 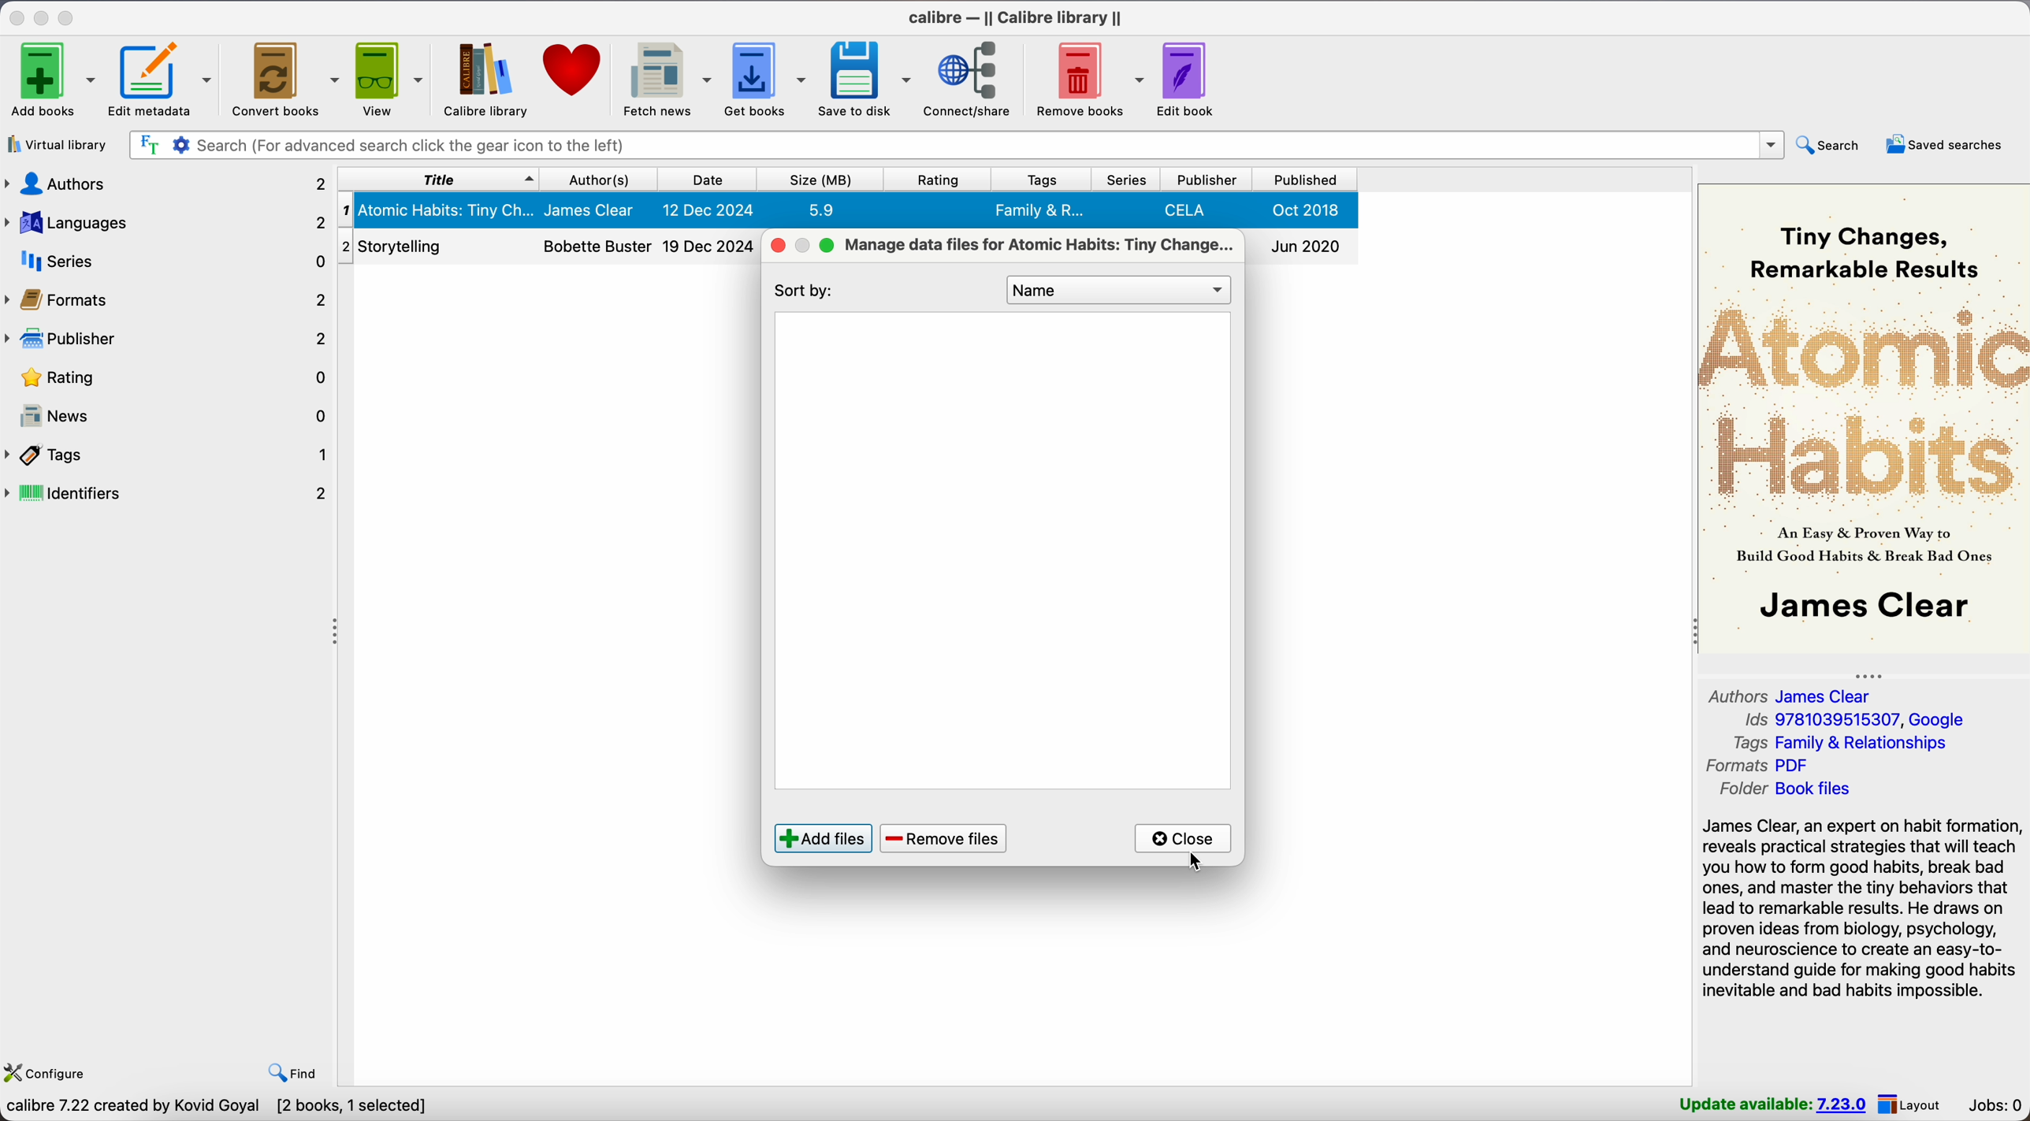 What do you see at coordinates (1209, 180) in the screenshot?
I see `publisher` at bounding box center [1209, 180].